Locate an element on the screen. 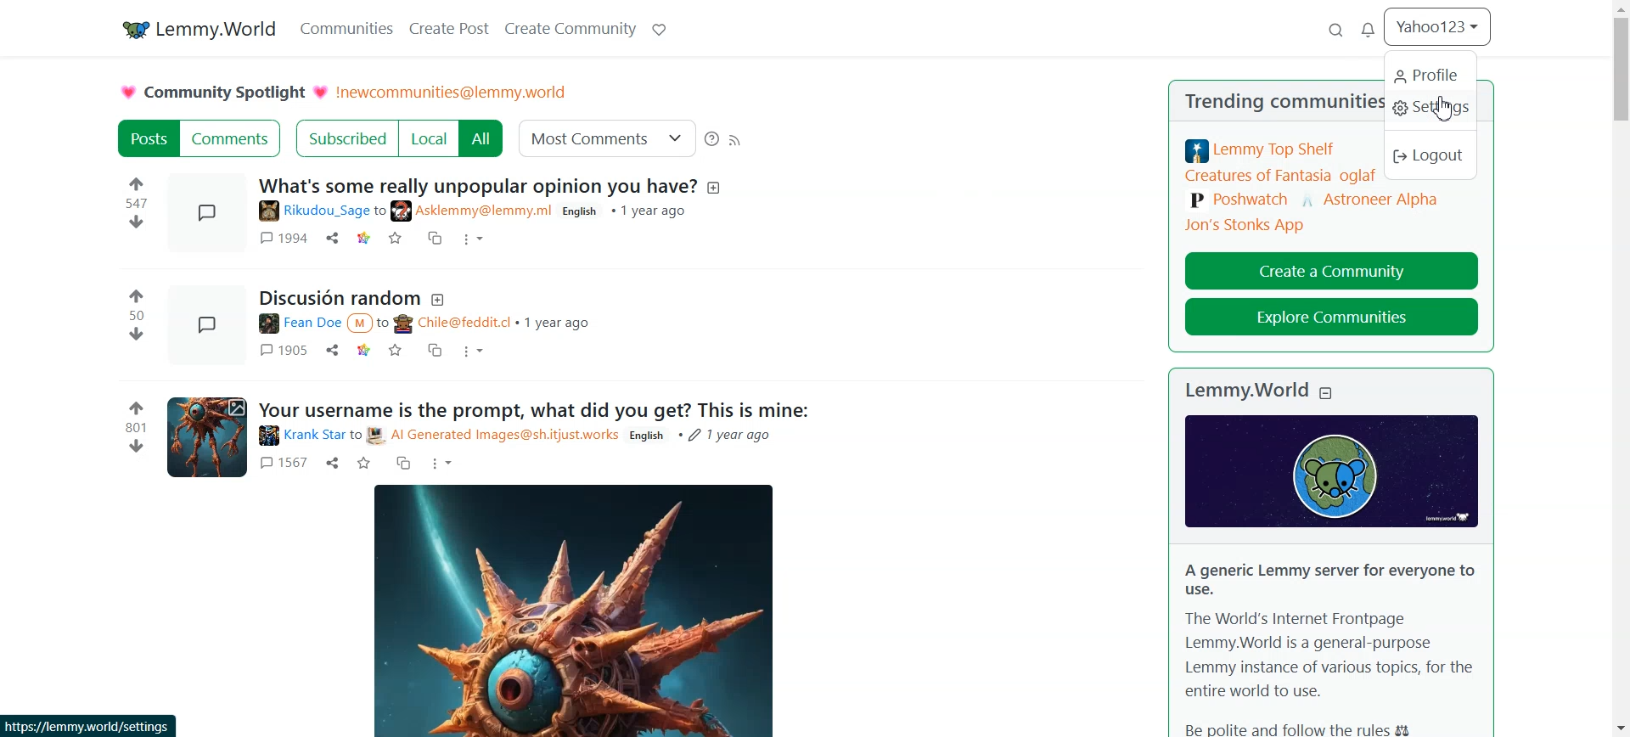 This screenshot has height=737, width=1630. Poshwatch is located at coordinates (1239, 201).